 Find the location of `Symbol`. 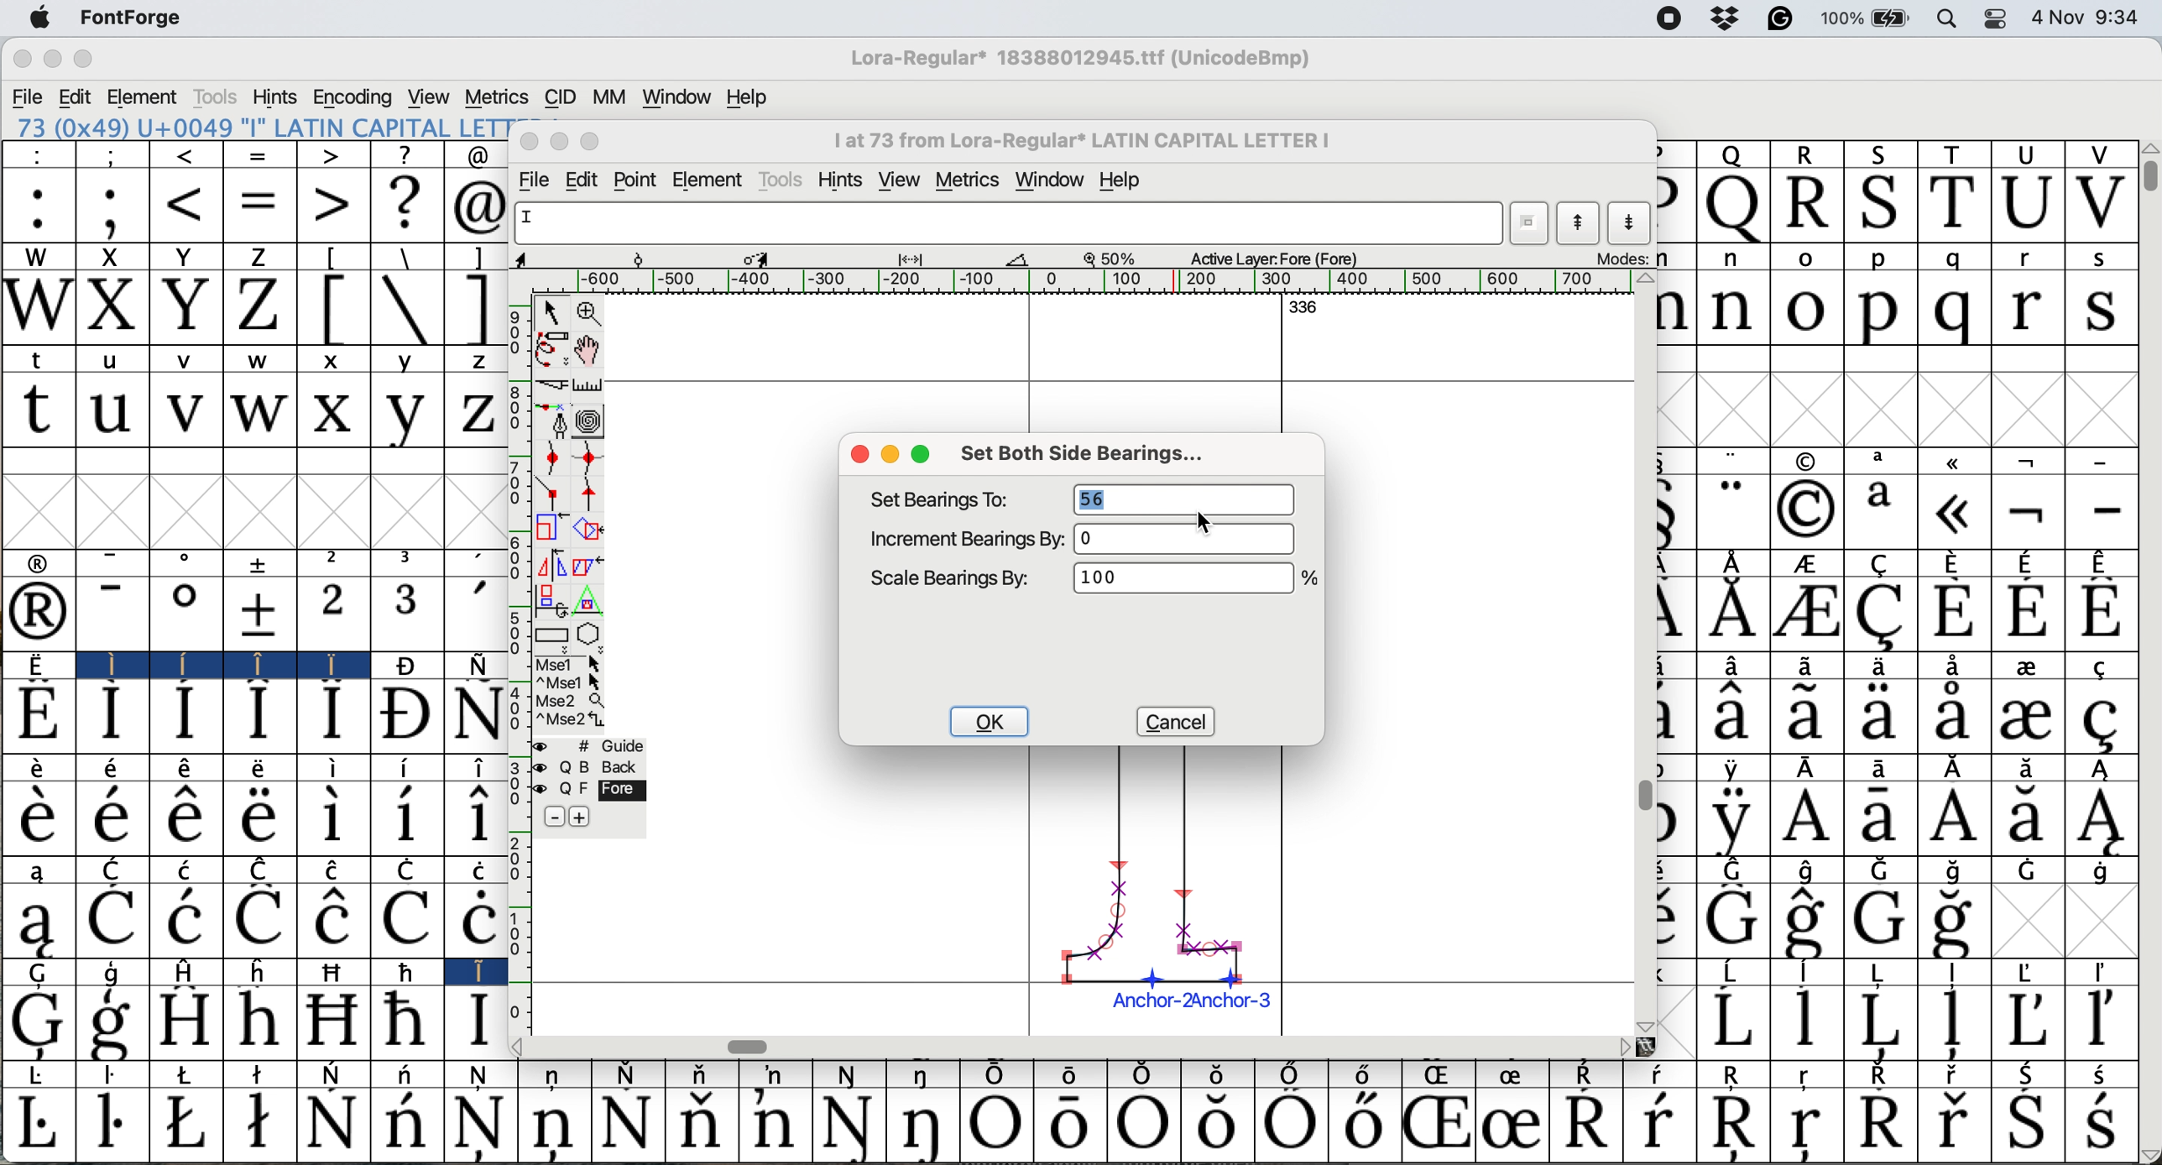

Symbol is located at coordinates (1729, 611).